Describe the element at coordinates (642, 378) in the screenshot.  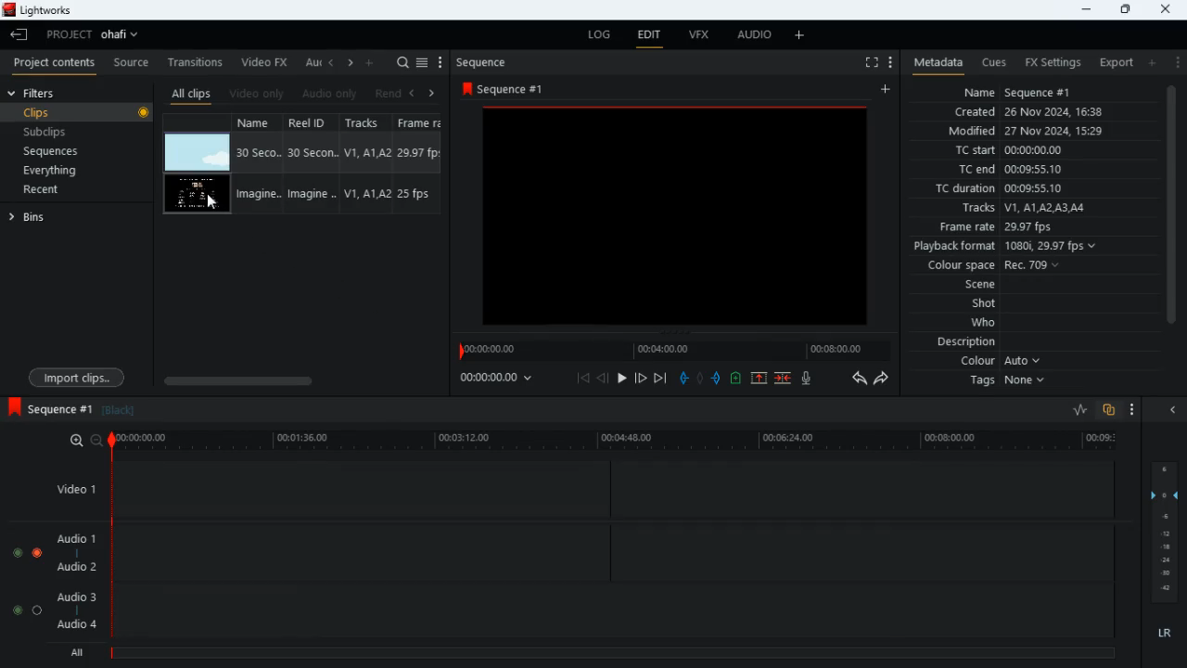
I see `front` at that location.